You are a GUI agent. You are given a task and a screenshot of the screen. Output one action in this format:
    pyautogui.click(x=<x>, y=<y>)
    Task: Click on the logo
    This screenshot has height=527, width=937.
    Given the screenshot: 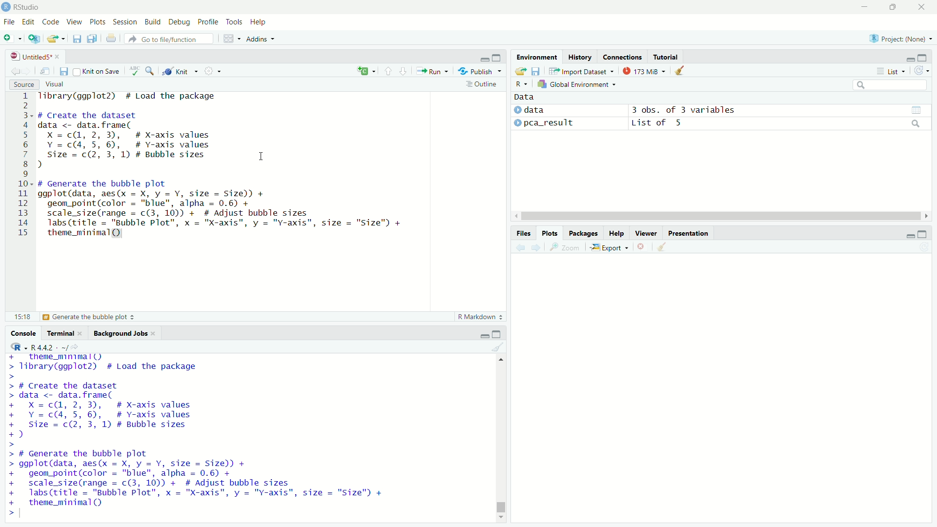 What is the action you would take?
    pyautogui.click(x=6, y=7)
    